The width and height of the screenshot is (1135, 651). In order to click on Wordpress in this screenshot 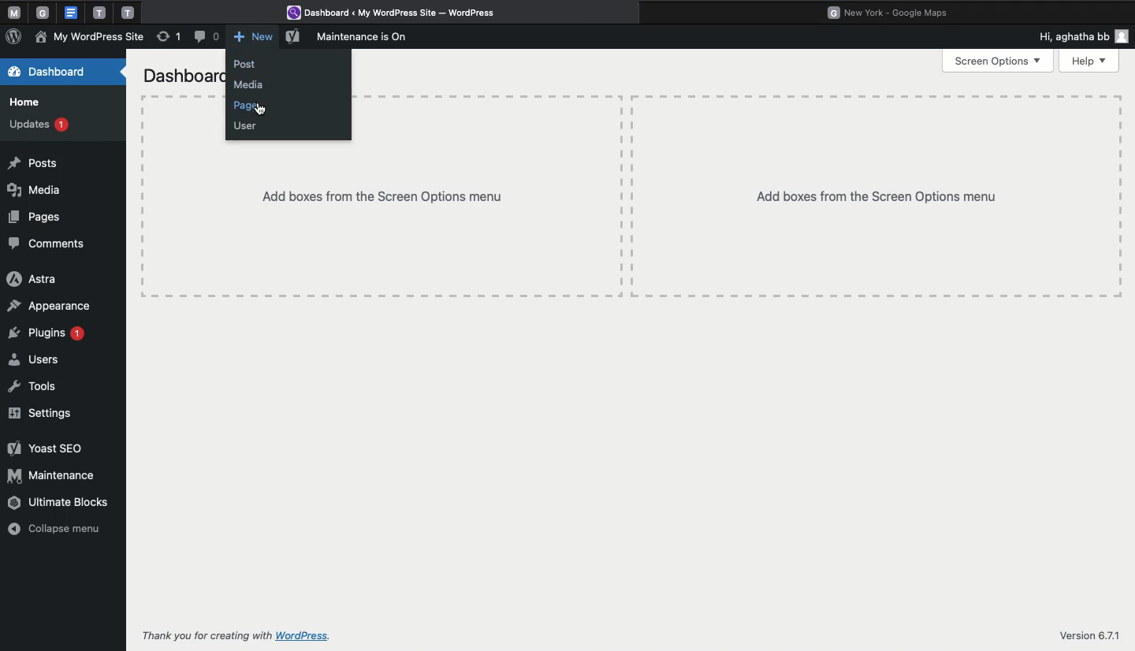, I will do `click(397, 13)`.